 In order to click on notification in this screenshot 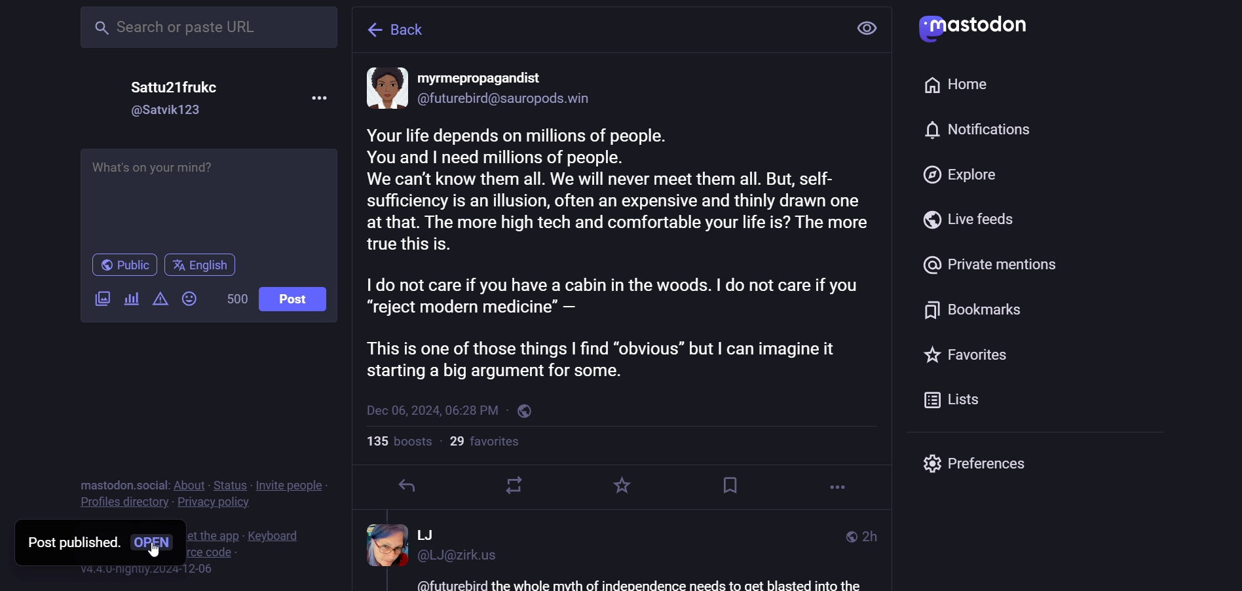, I will do `click(980, 131)`.